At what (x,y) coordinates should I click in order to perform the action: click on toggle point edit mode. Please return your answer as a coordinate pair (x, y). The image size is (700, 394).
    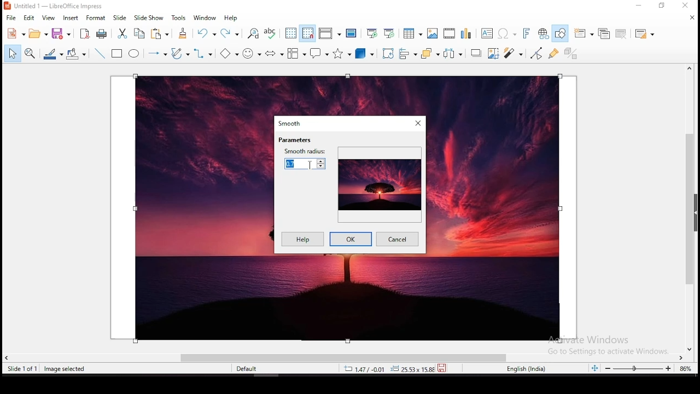
    Looking at the image, I should click on (536, 53).